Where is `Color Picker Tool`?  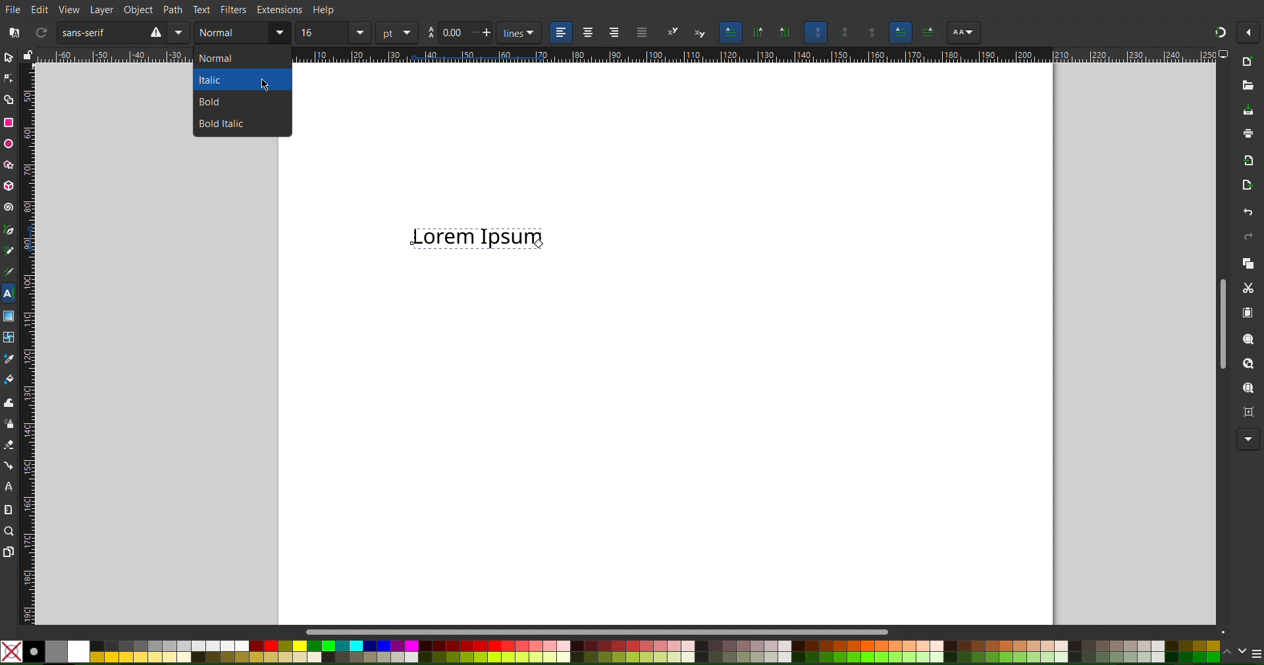
Color Picker Tool is located at coordinates (8, 359).